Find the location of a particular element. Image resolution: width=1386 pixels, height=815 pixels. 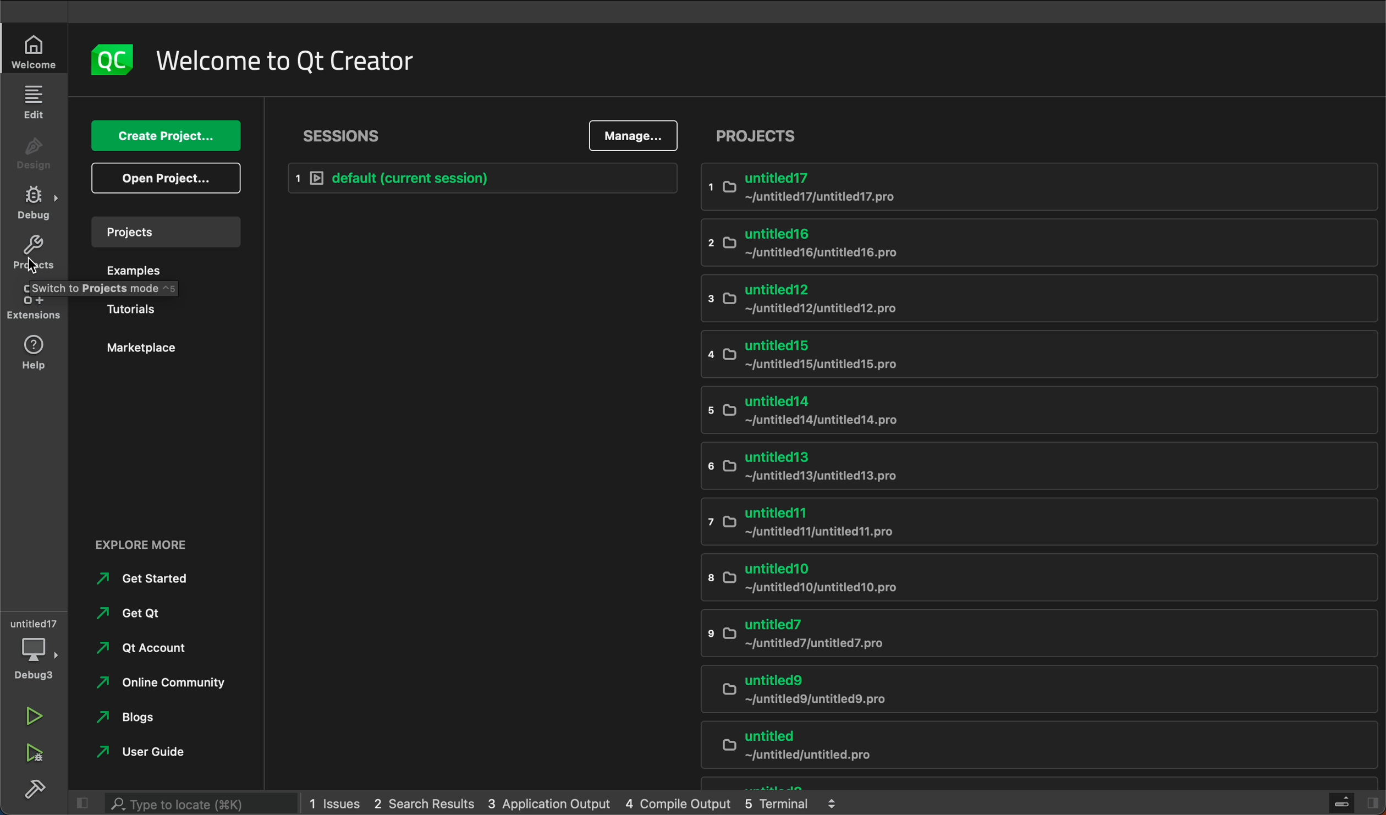

help is located at coordinates (35, 352).